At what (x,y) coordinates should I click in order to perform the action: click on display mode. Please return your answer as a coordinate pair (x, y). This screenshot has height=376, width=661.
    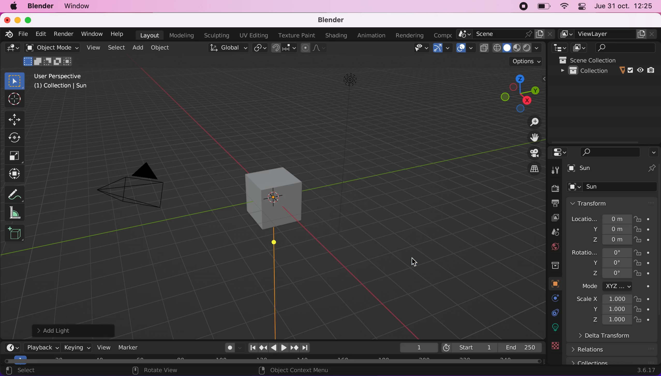
    Looking at the image, I should click on (578, 48).